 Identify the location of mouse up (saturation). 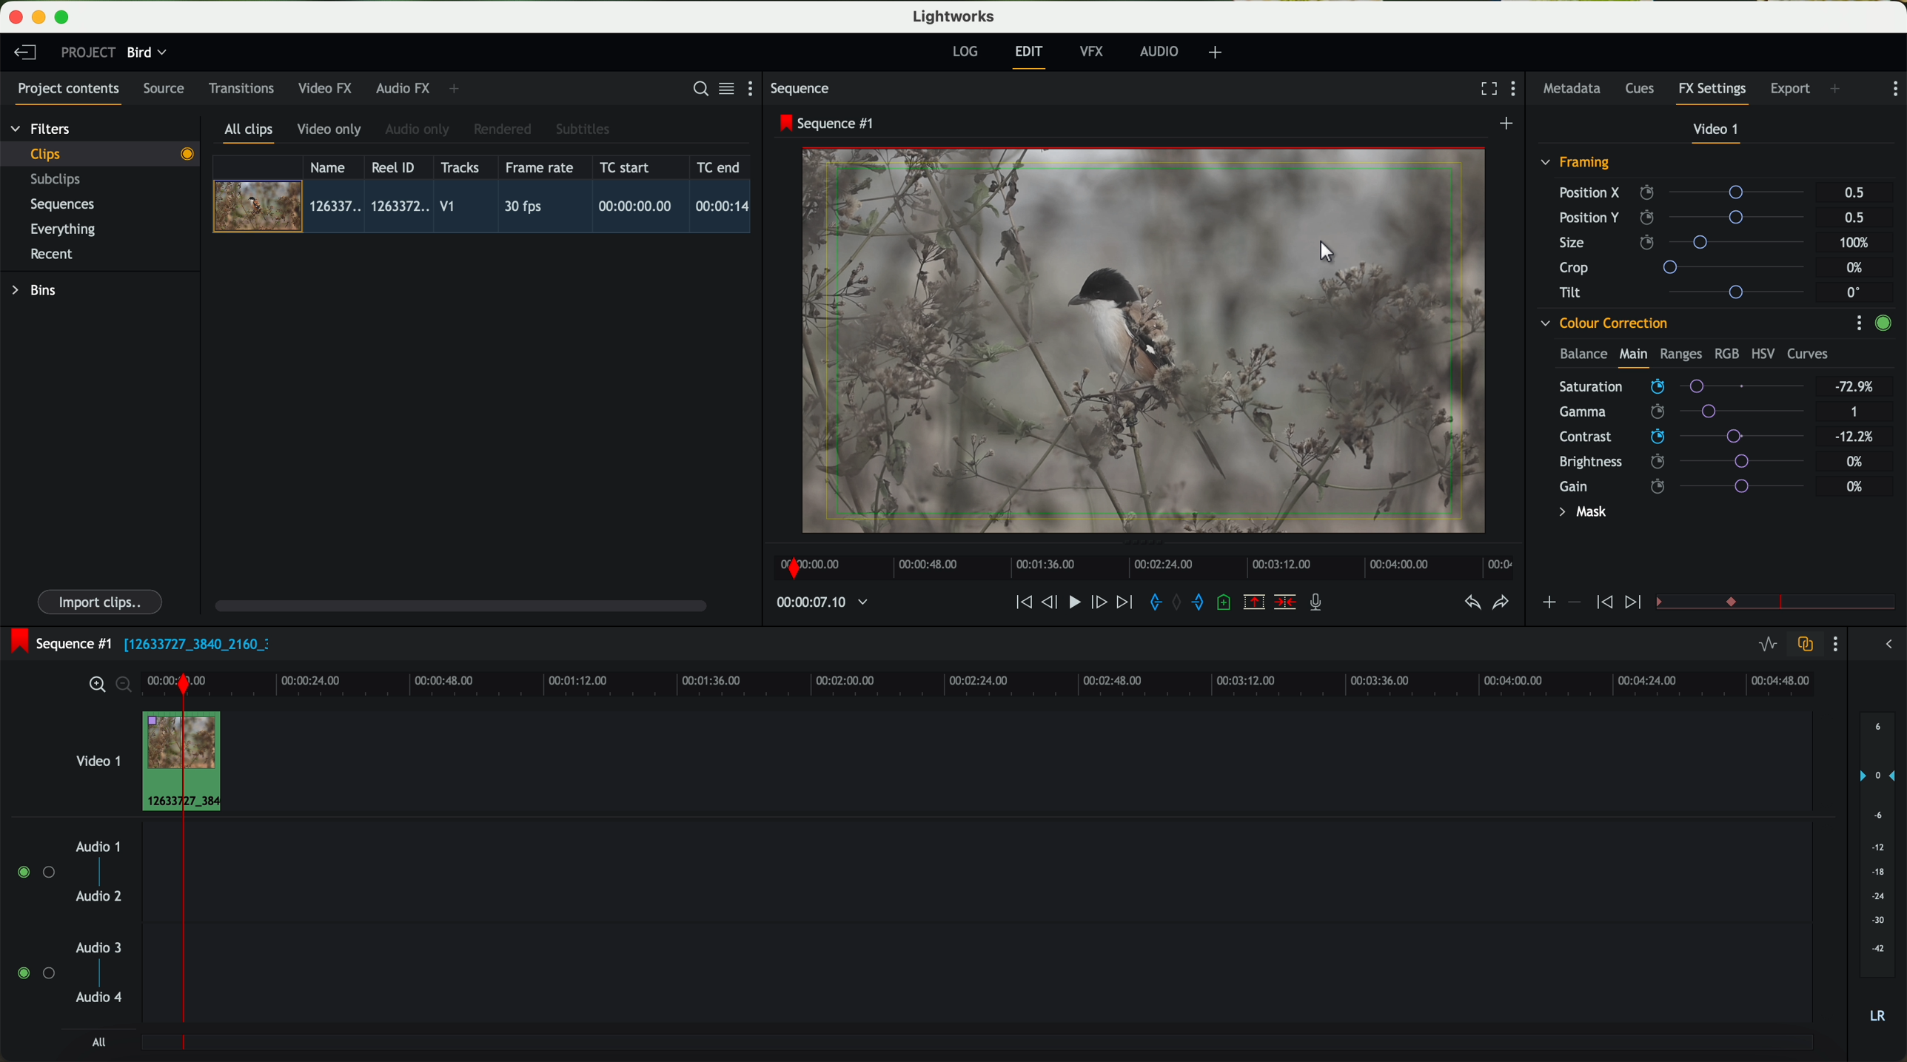
(1680, 383).